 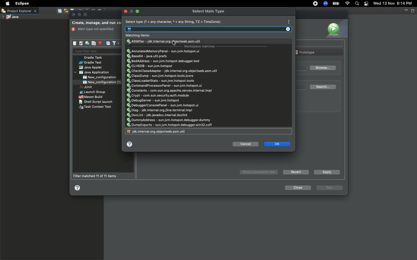 What do you see at coordinates (95, 29) in the screenshot?
I see `main type not specified` at bounding box center [95, 29].